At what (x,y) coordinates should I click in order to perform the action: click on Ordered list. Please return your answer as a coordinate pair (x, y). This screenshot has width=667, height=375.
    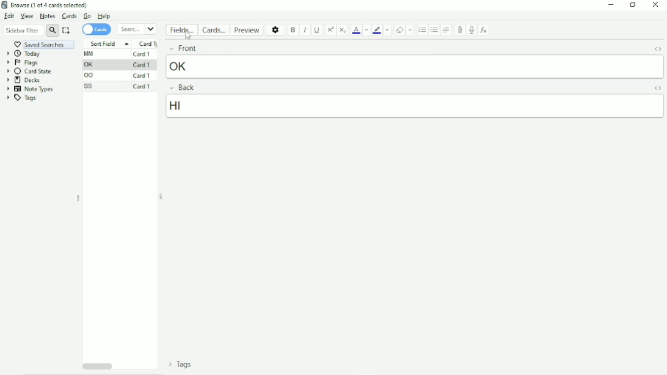
    Looking at the image, I should click on (434, 30).